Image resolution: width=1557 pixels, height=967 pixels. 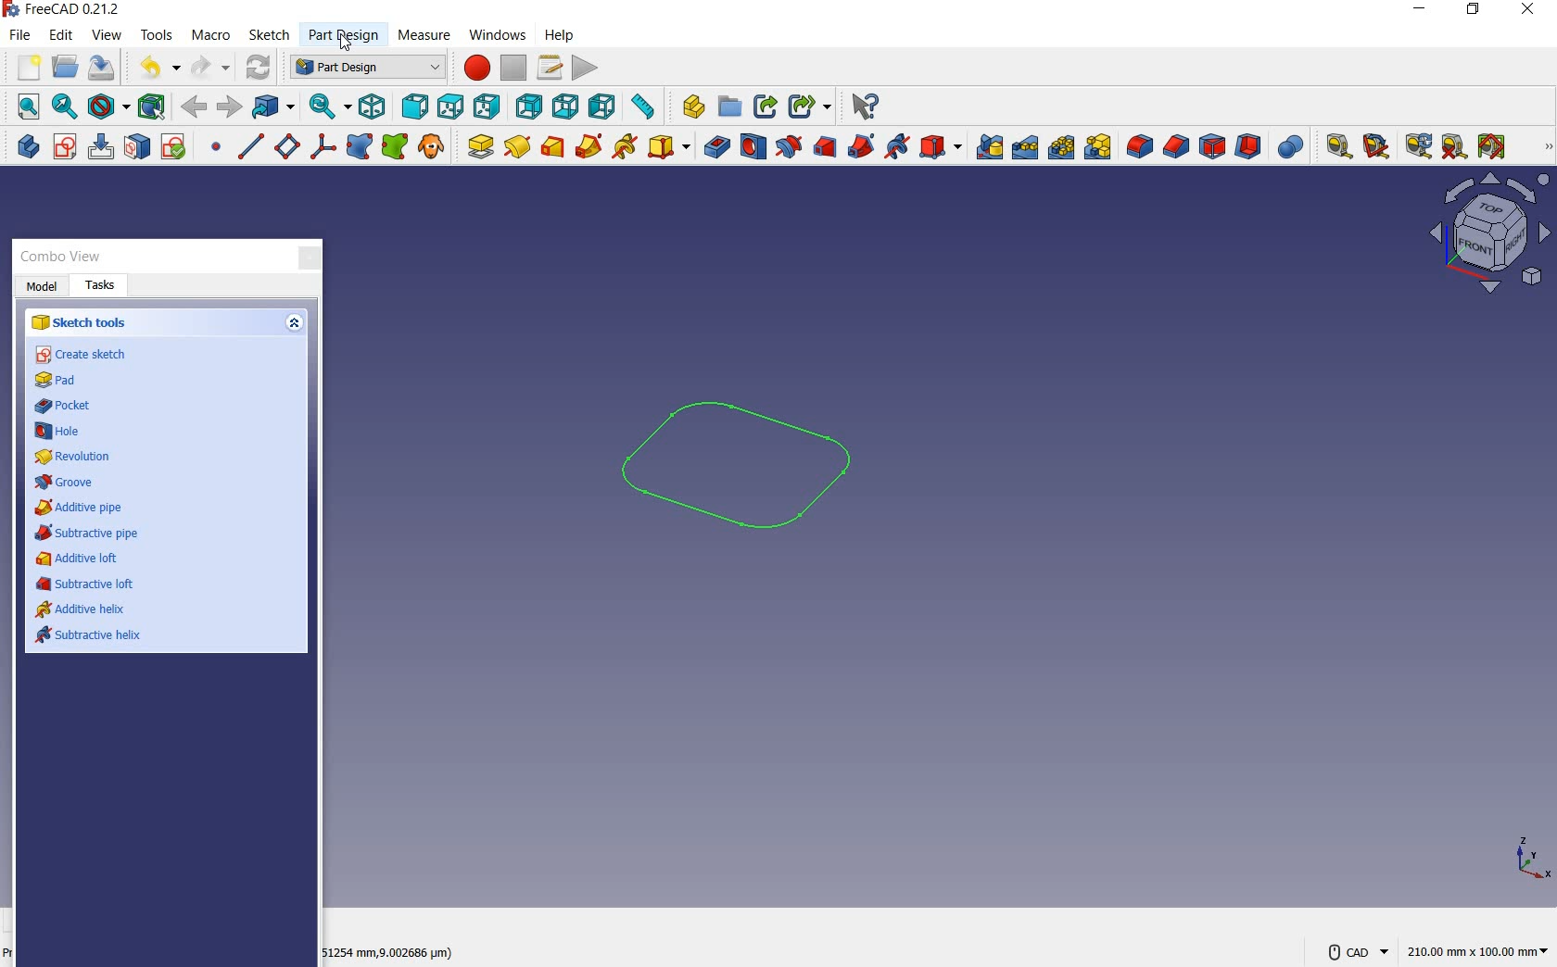 I want to click on bounding box, so click(x=151, y=105).